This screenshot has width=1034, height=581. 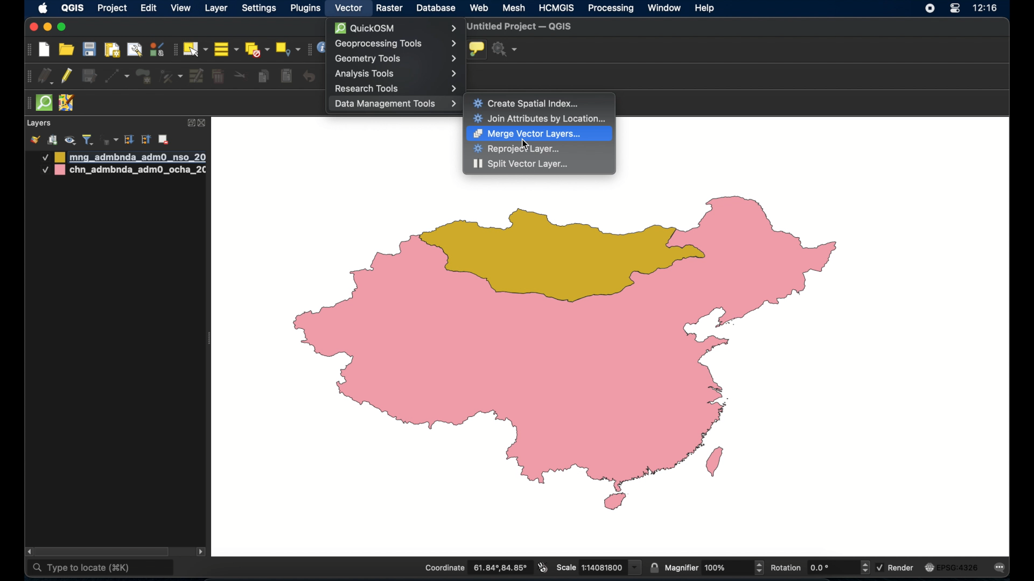 I want to click on cursor, so click(x=526, y=144).